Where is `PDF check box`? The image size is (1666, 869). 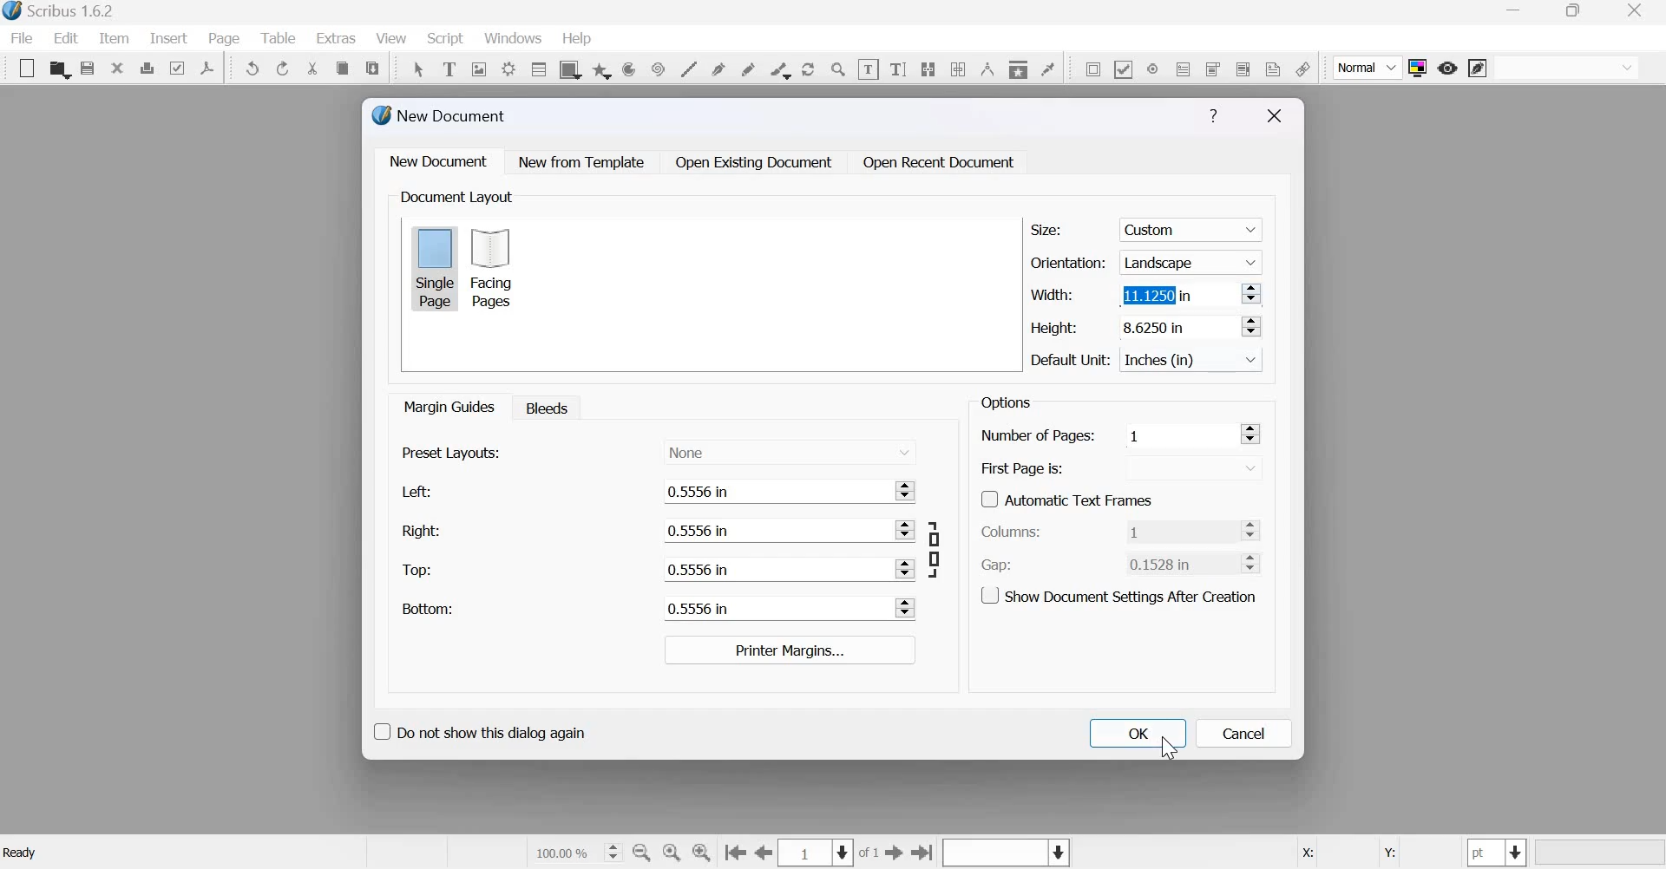 PDF check box is located at coordinates (1123, 68).